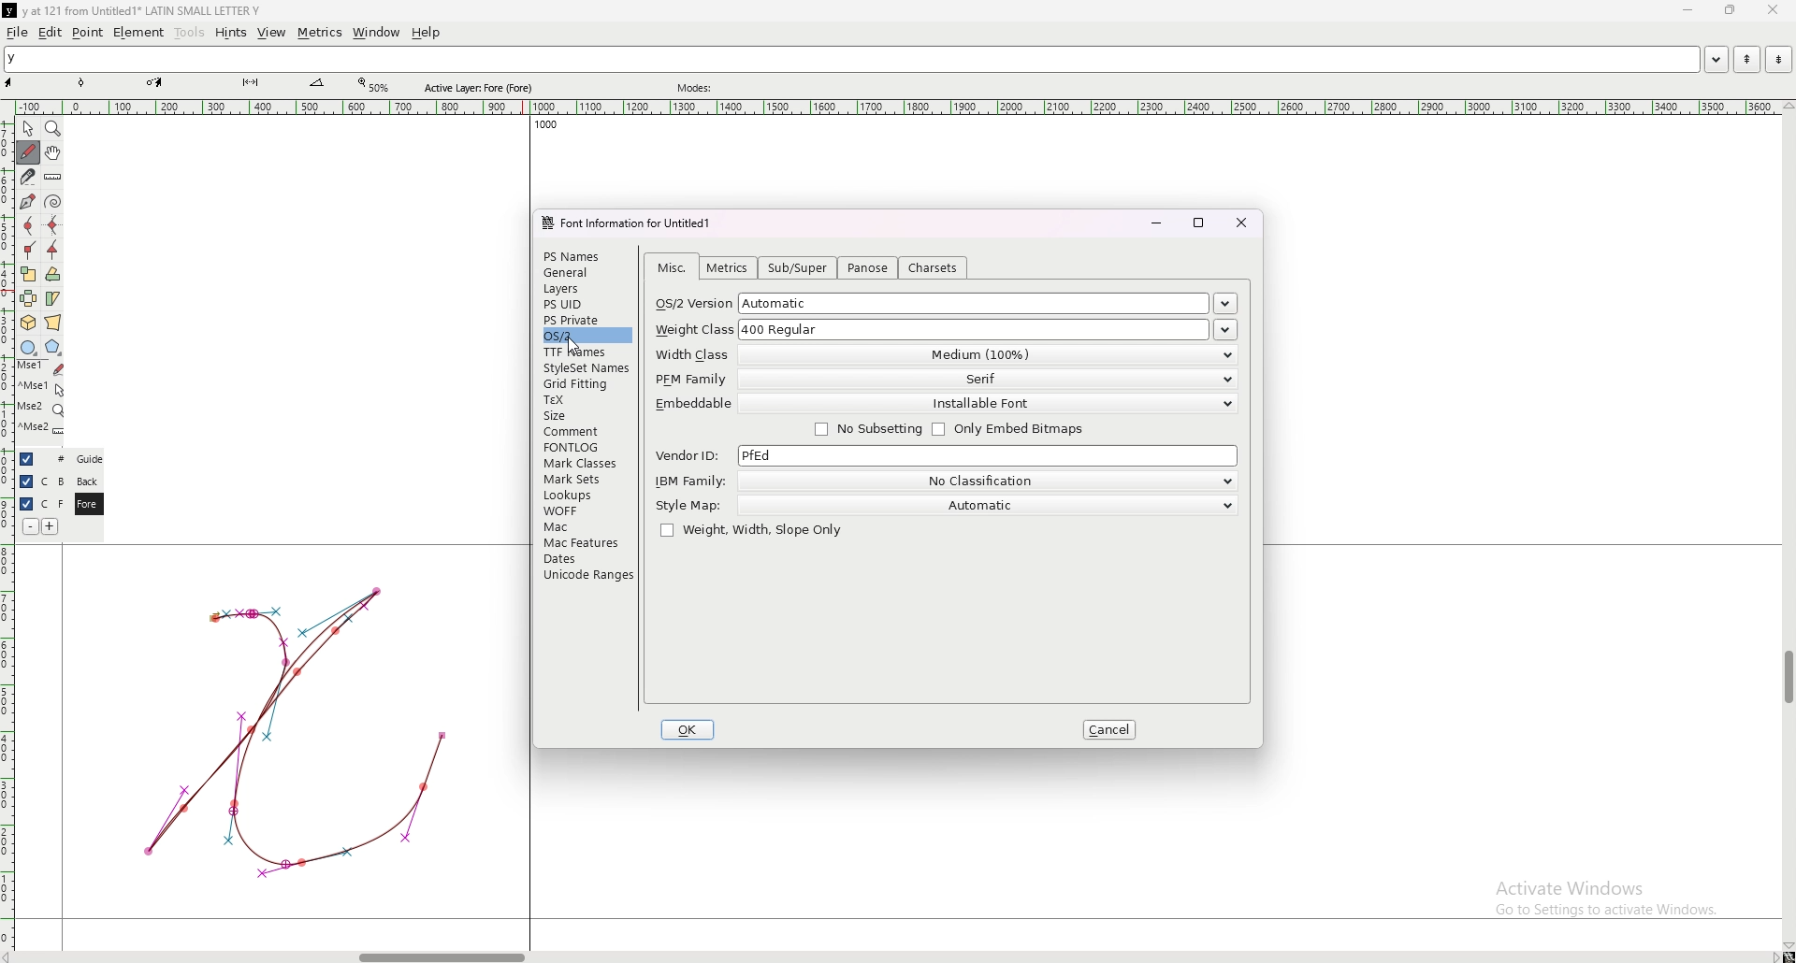  What do you see at coordinates (28, 129) in the screenshot?
I see `pointer` at bounding box center [28, 129].